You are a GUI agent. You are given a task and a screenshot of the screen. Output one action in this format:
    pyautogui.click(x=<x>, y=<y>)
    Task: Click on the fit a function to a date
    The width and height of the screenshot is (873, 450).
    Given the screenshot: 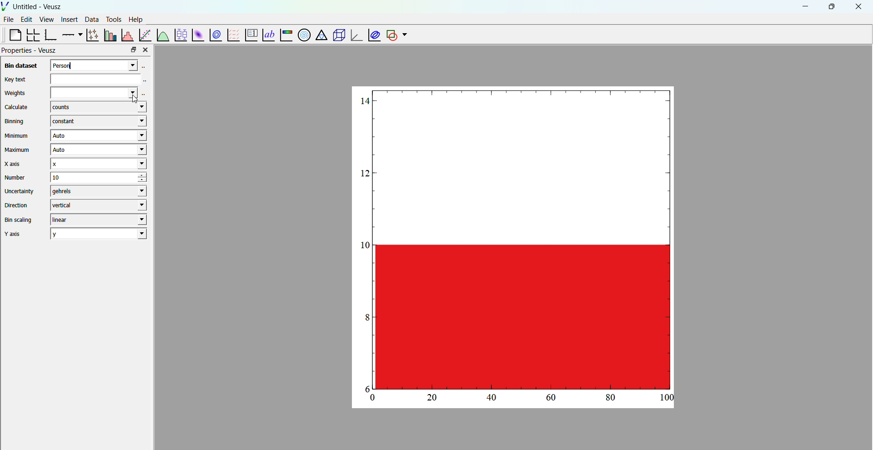 What is the action you would take?
    pyautogui.click(x=145, y=35)
    